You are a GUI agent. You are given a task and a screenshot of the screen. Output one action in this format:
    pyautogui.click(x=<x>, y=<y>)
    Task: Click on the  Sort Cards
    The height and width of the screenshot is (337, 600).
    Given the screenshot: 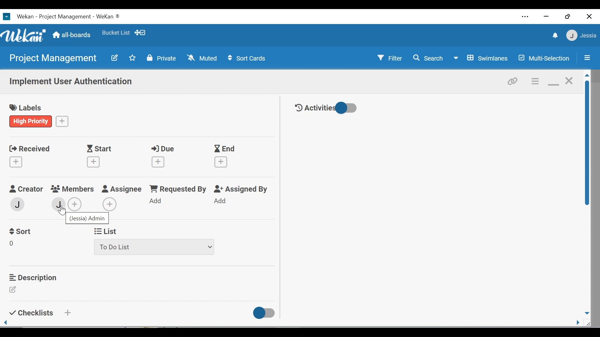 What is the action you would take?
    pyautogui.click(x=247, y=59)
    